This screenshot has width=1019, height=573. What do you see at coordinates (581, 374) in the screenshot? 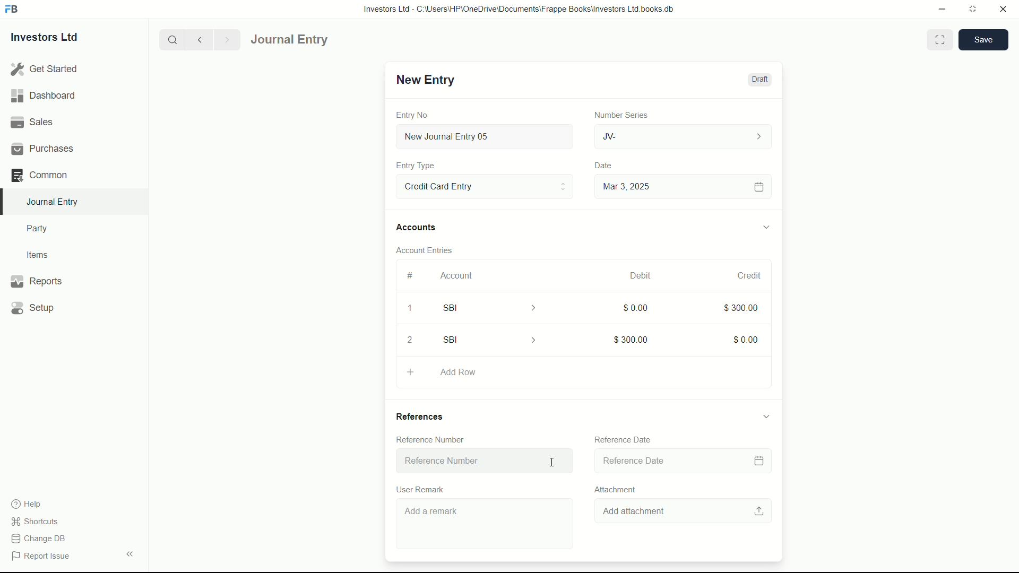
I see `Add Row` at bounding box center [581, 374].